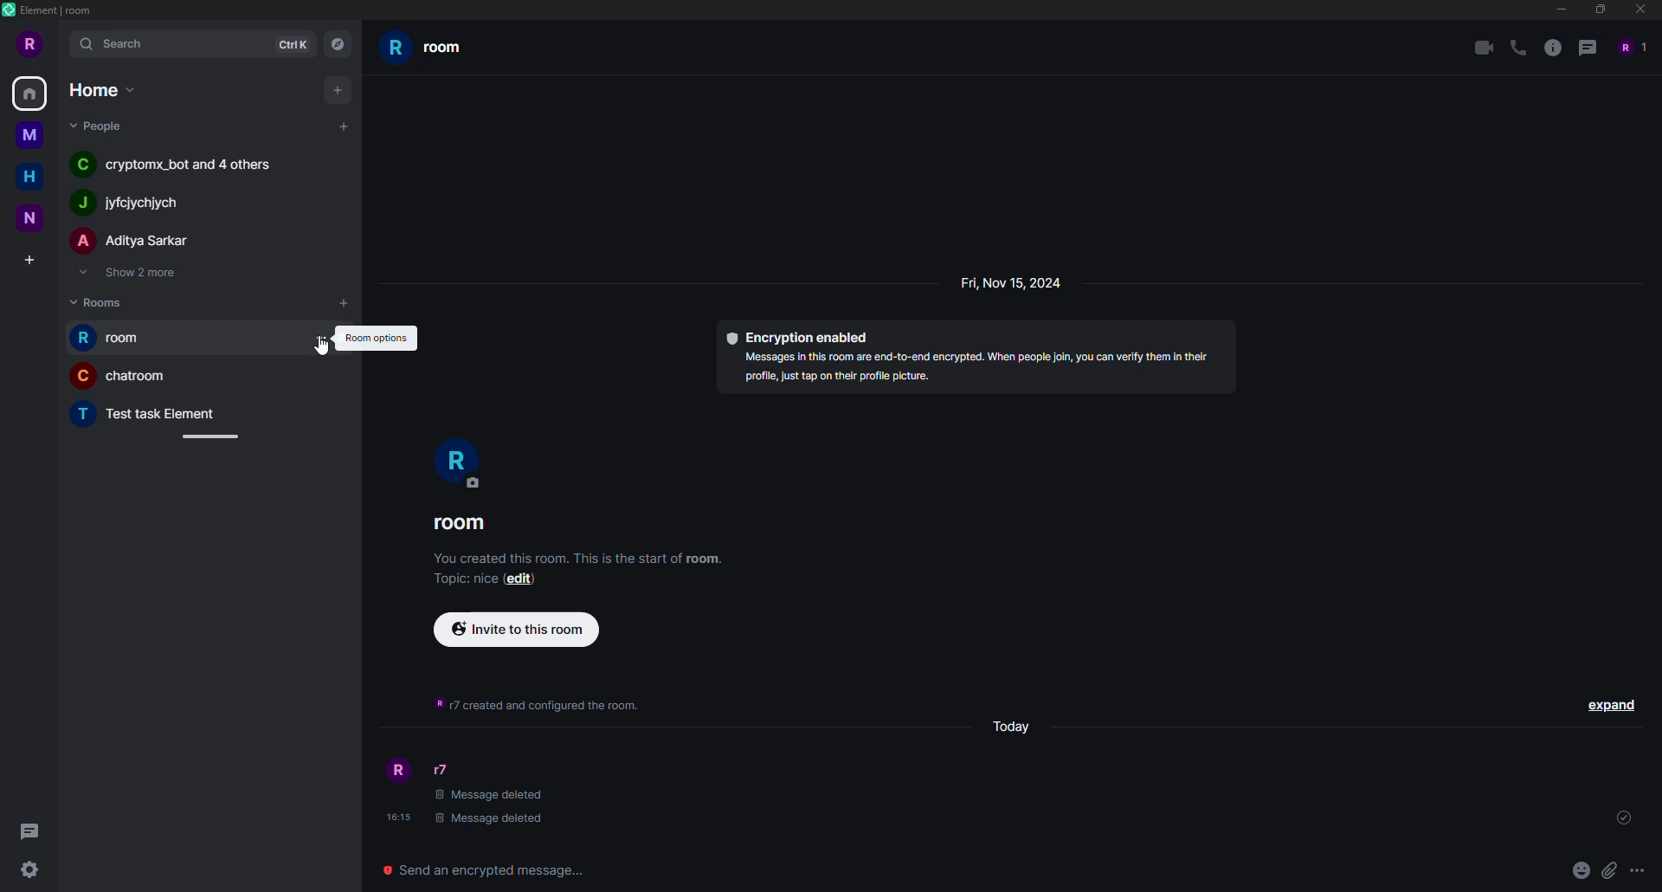  Describe the element at coordinates (1481, 48) in the screenshot. I see `video call` at that location.